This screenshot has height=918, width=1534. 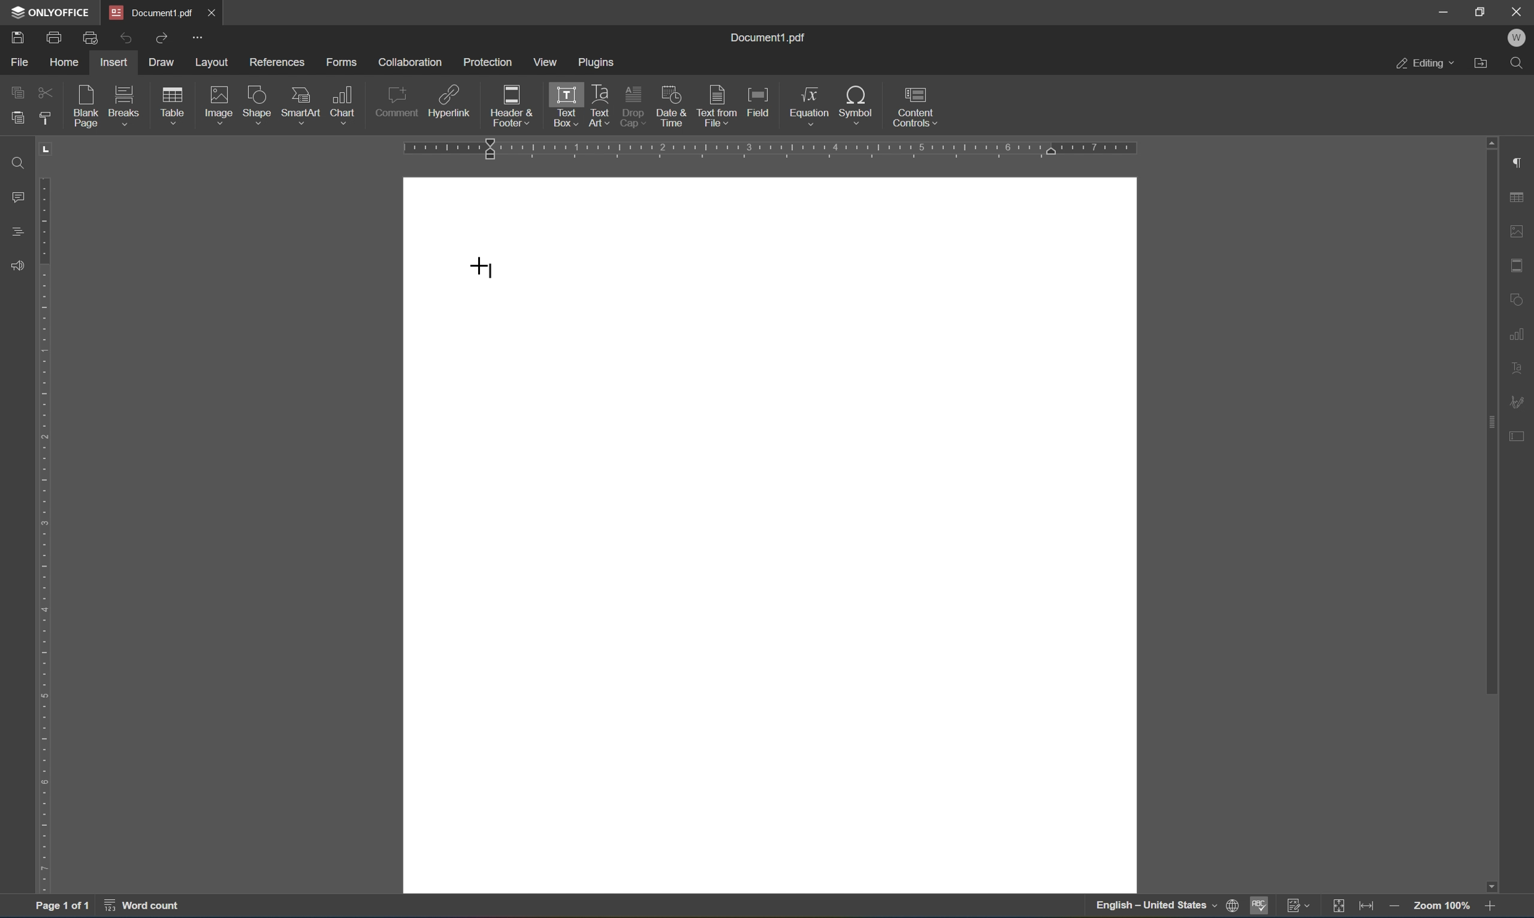 I want to click on equation, so click(x=810, y=106).